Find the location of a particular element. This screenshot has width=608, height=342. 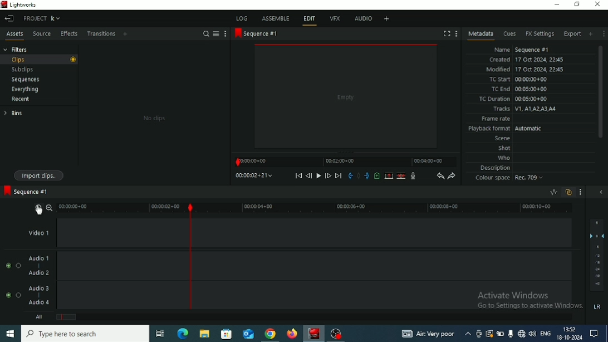

Toggle audio levels editing is located at coordinates (553, 192).